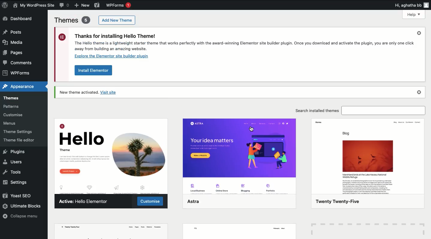 This screenshot has height=239, width=431. Describe the element at coordinates (118, 20) in the screenshot. I see `Add new theme` at that location.